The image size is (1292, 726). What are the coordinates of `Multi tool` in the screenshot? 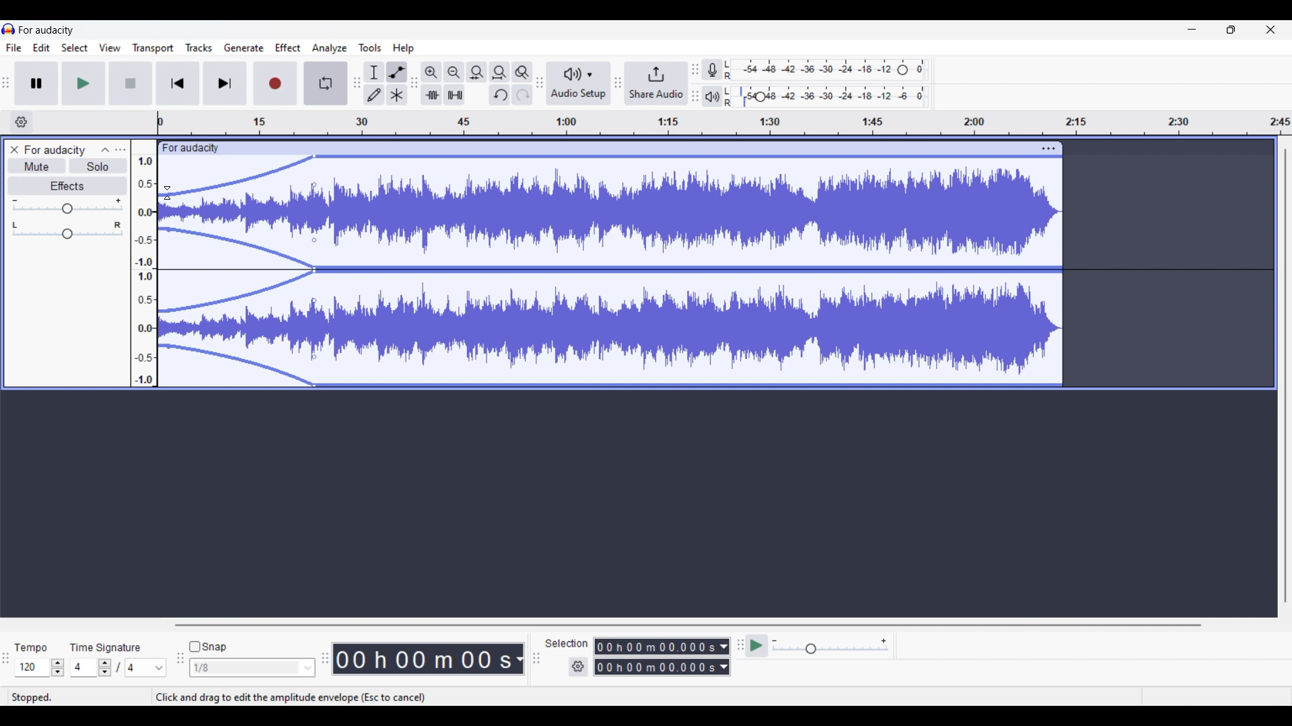 It's located at (397, 95).